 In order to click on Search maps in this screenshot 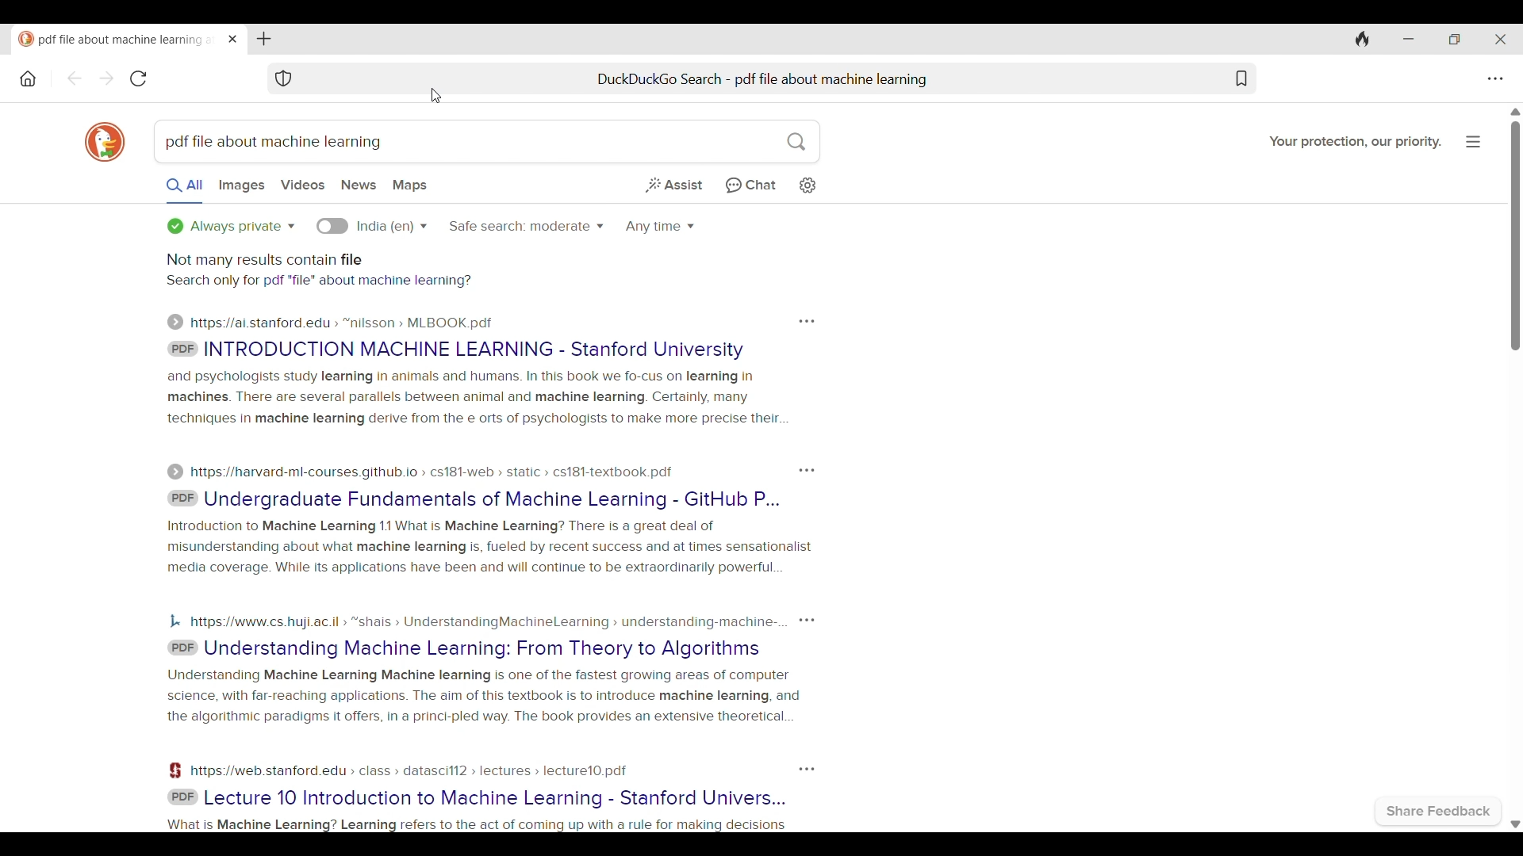, I will do `click(409, 185)`.